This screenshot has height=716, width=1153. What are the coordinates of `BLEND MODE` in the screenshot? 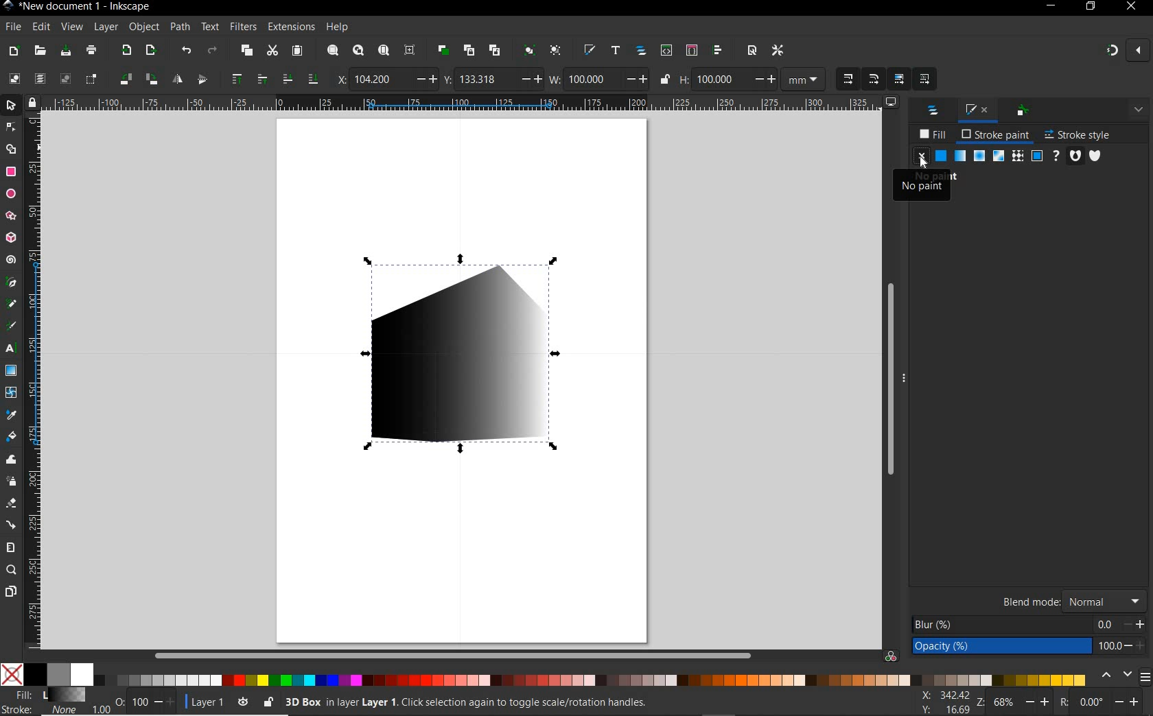 It's located at (1032, 600).